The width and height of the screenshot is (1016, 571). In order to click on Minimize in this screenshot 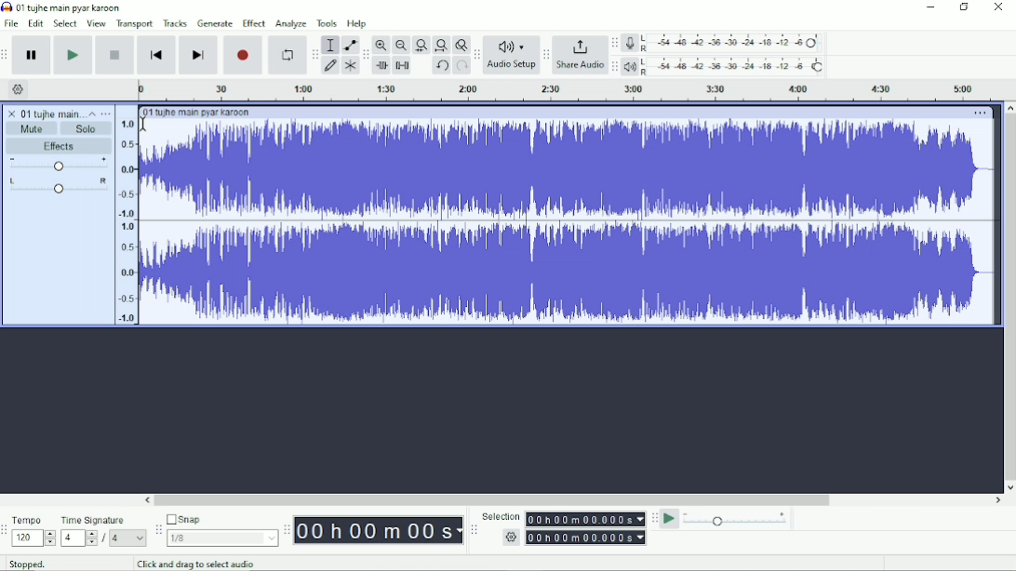, I will do `click(929, 7)`.